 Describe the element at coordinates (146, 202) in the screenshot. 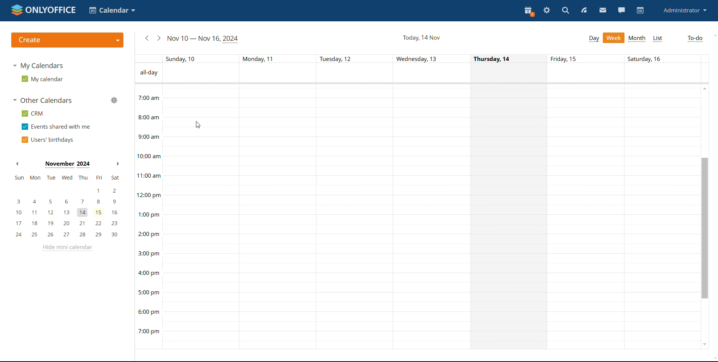

I see `time of the day` at that location.